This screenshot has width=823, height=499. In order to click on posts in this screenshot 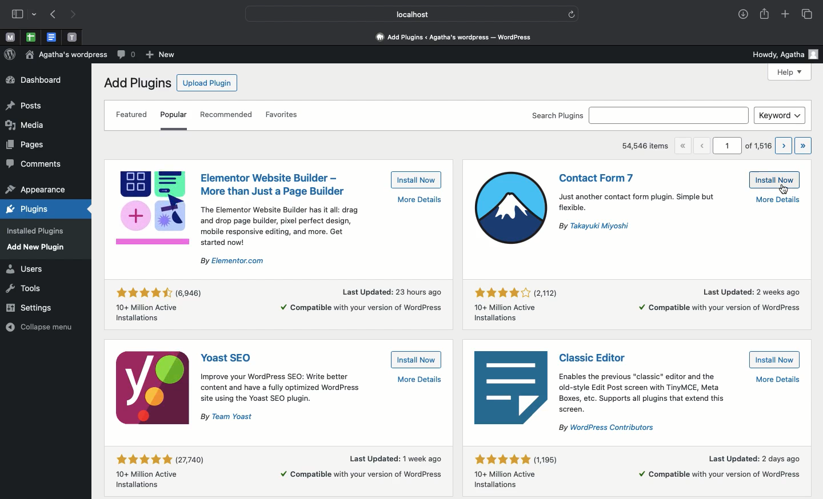, I will do `click(25, 106)`.